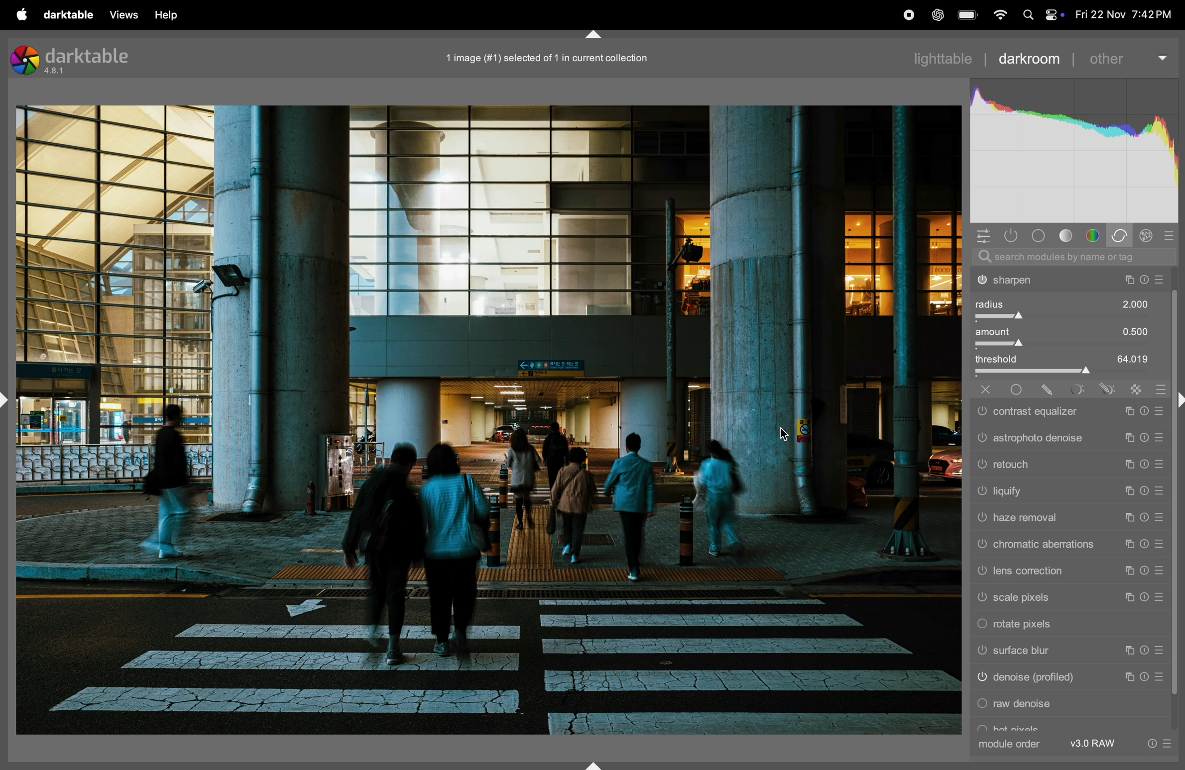 The width and height of the screenshot is (1185, 770). What do you see at coordinates (1104, 388) in the screenshot?
I see `draw a parametric mask` at bounding box center [1104, 388].